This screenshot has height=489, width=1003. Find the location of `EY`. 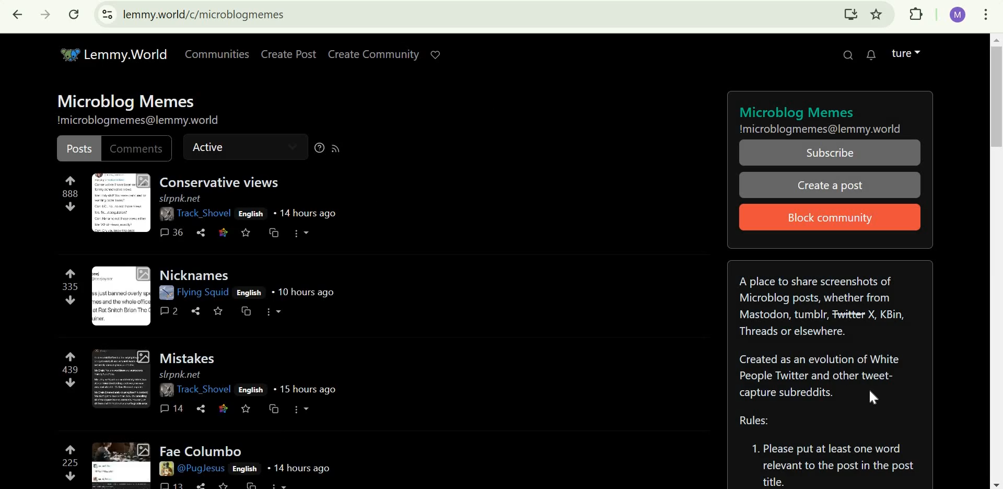

EY is located at coordinates (48, 14).